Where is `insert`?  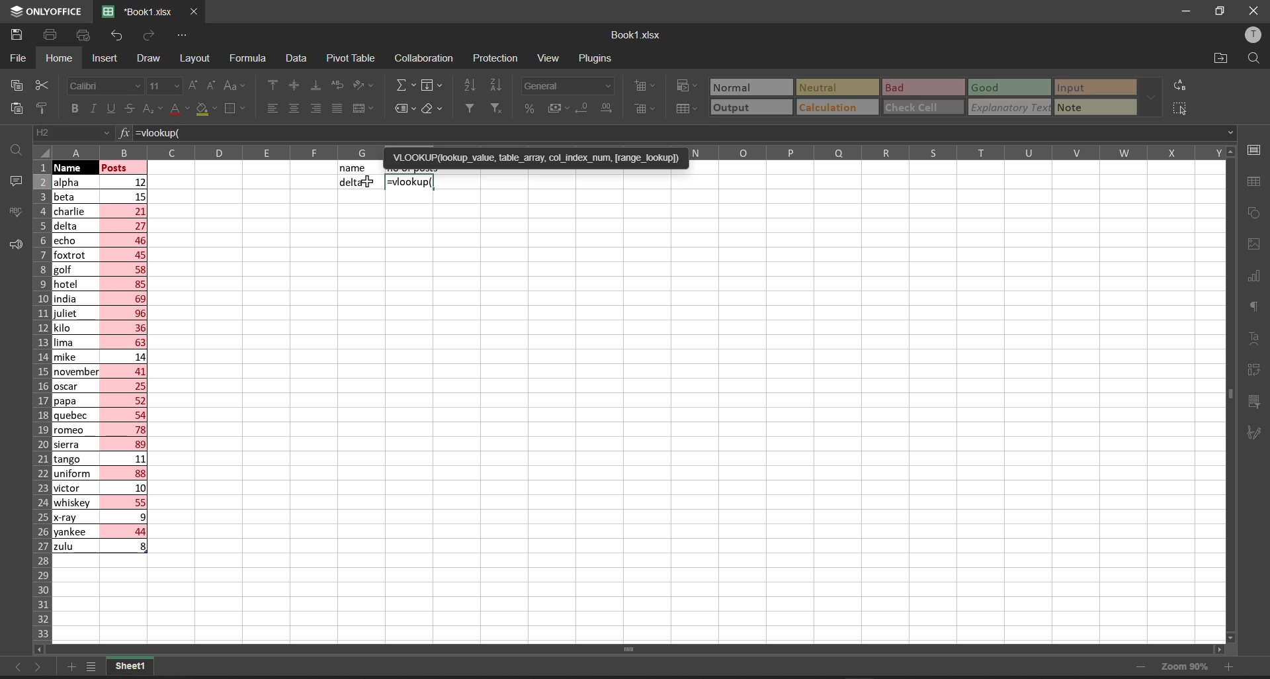
insert is located at coordinates (104, 59).